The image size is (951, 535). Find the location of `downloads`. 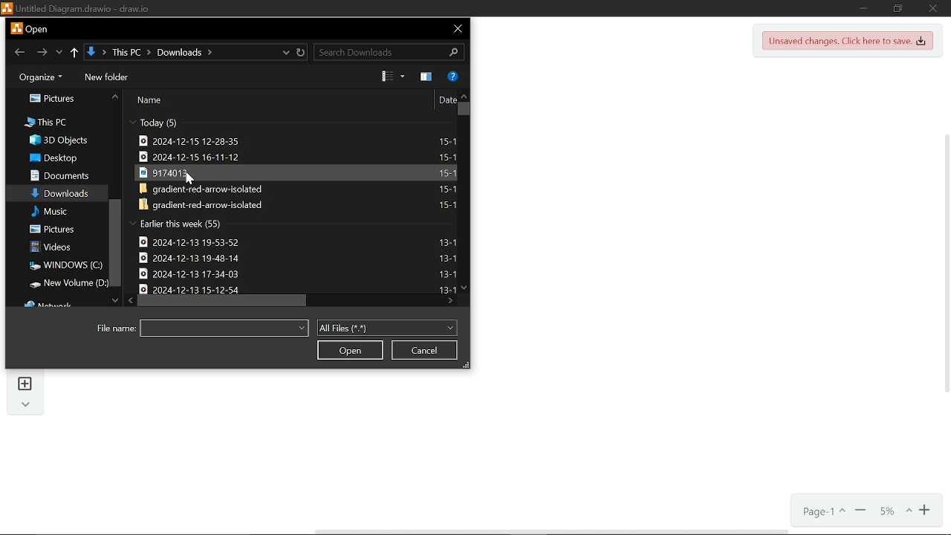

downloads is located at coordinates (61, 193).